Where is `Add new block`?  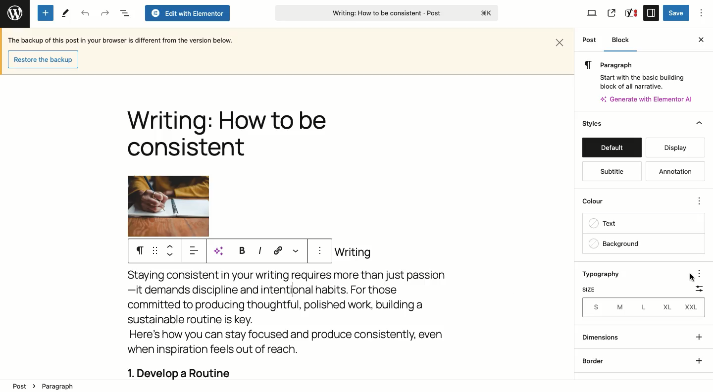 Add new block is located at coordinates (46, 13).